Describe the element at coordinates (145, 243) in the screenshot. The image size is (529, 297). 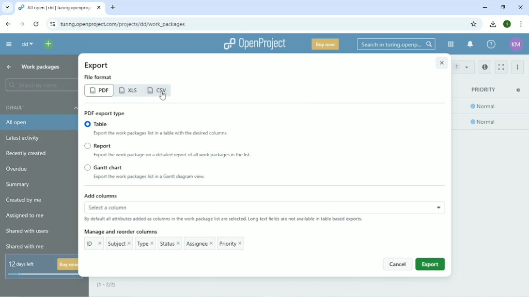
I see `Type` at that location.